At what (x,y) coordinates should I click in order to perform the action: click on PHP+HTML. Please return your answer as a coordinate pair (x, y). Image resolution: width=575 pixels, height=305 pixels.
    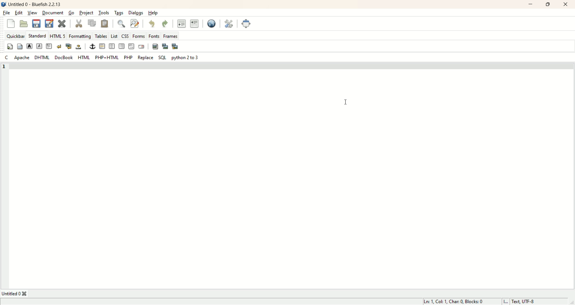
    Looking at the image, I should click on (107, 57).